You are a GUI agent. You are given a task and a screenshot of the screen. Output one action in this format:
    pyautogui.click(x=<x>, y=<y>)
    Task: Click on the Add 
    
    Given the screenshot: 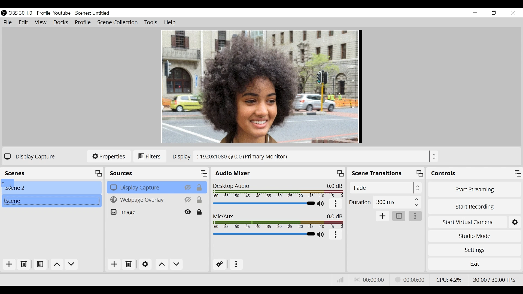 What is the action you would take?
    pyautogui.click(x=382, y=215)
    